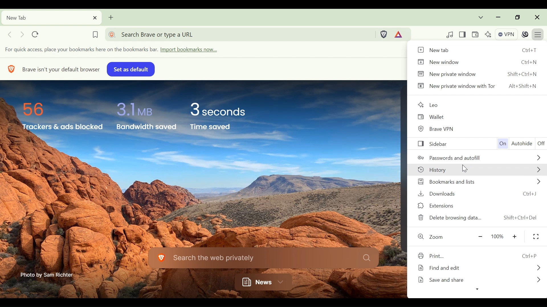 Image resolution: width=547 pixels, height=307 pixels. What do you see at coordinates (240, 34) in the screenshot?
I see `Address bar` at bounding box center [240, 34].